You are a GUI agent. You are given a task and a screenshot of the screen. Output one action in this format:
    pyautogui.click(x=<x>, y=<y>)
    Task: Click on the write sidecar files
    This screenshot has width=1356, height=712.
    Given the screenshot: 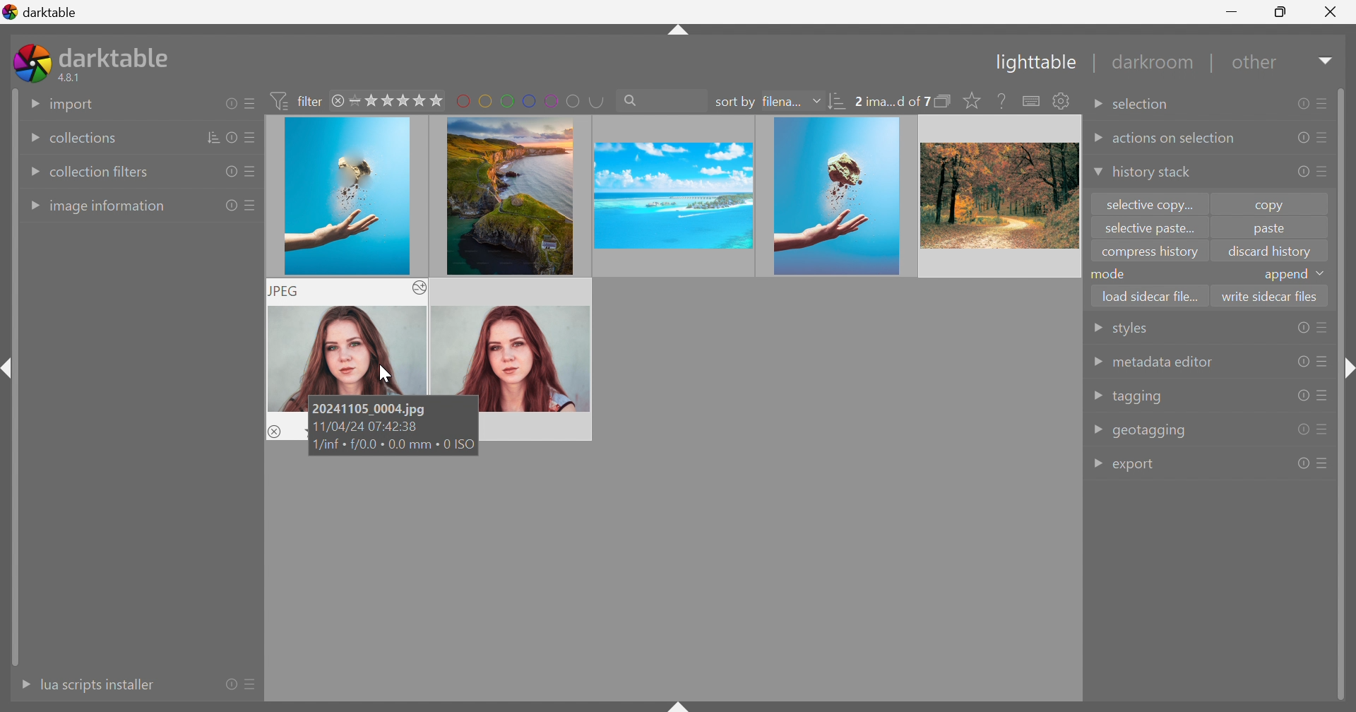 What is the action you would take?
    pyautogui.click(x=1270, y=295)
    